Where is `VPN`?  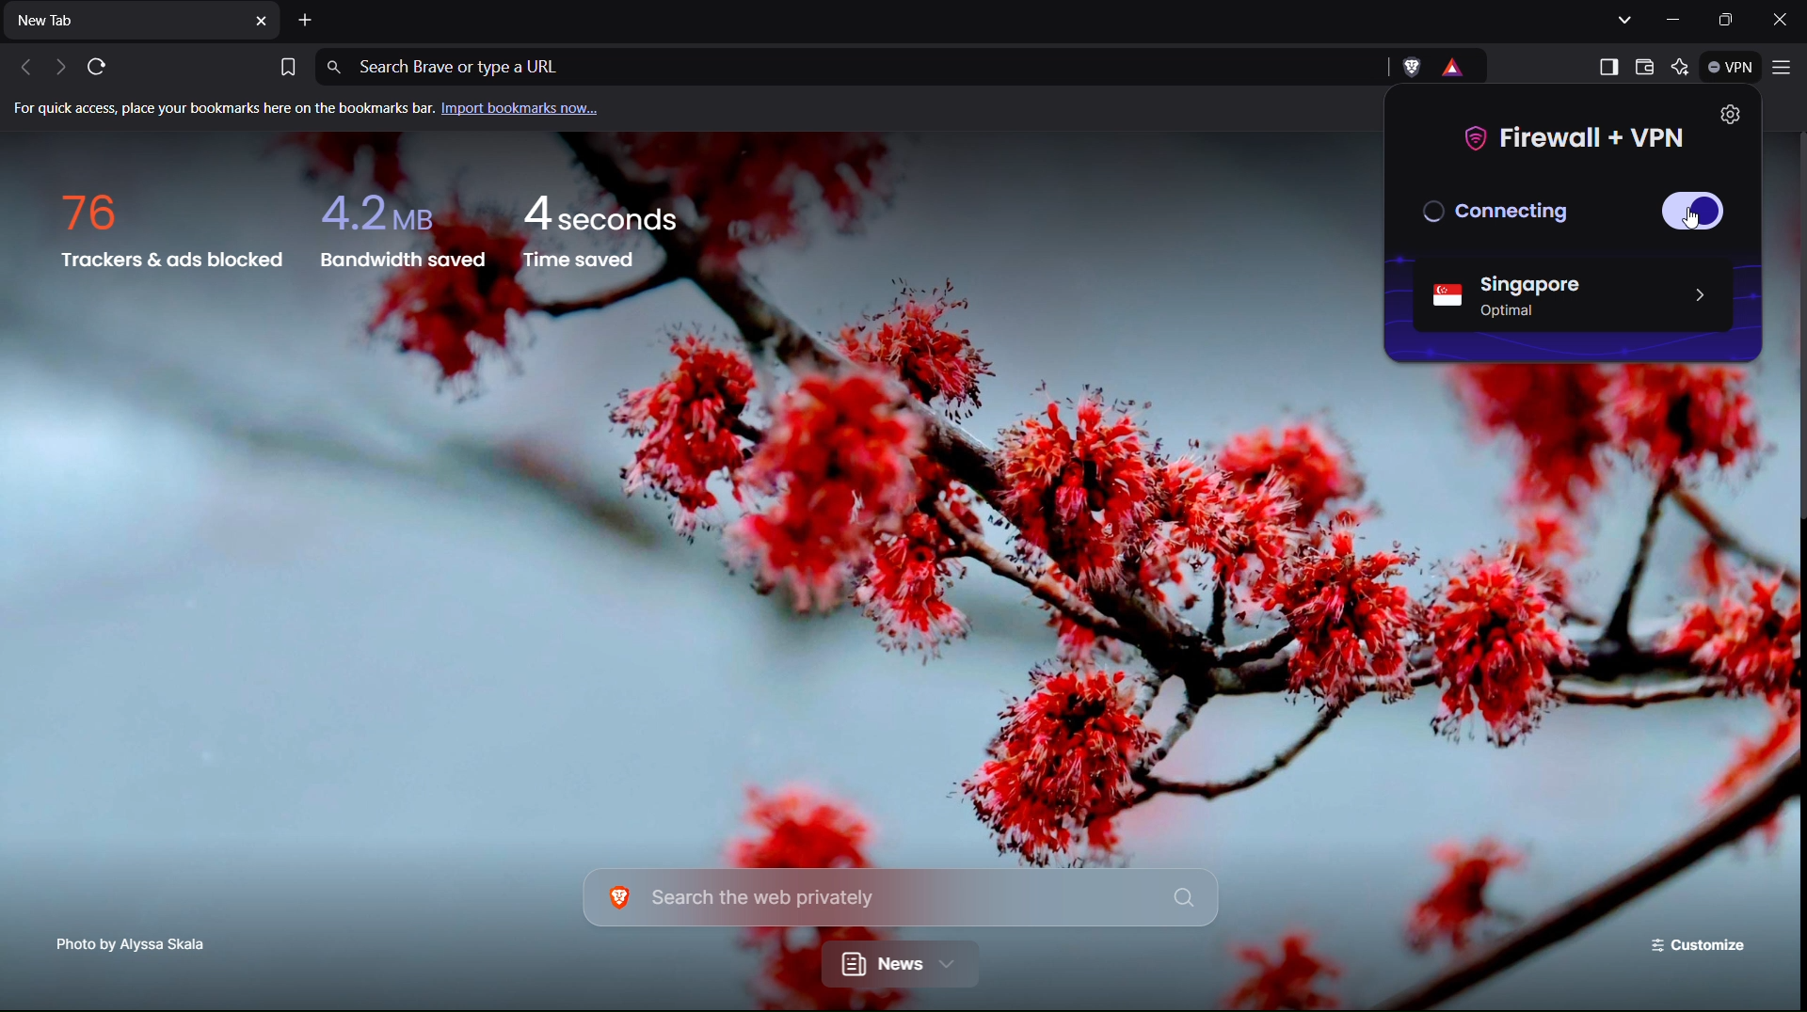 VPN is located at coordinates (1725, 71).